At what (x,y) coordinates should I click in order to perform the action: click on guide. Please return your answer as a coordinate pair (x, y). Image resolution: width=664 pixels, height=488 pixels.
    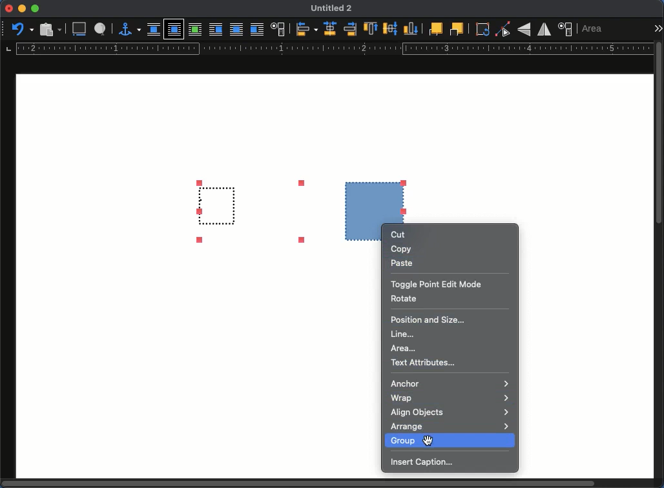
    Looking at the image, I should click on (335, 48).